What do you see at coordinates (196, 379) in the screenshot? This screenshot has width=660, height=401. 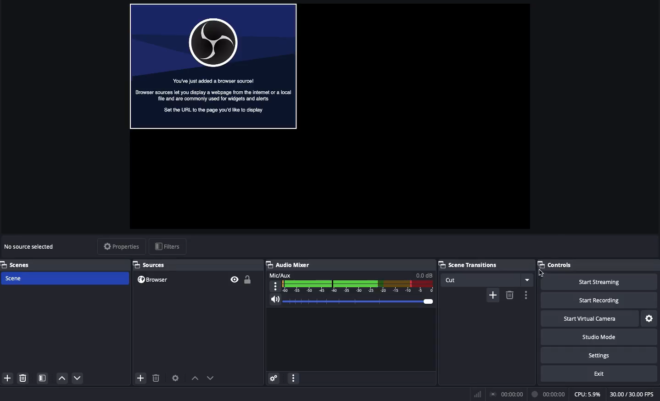 I see `move up` at bounding box center [196, 379].